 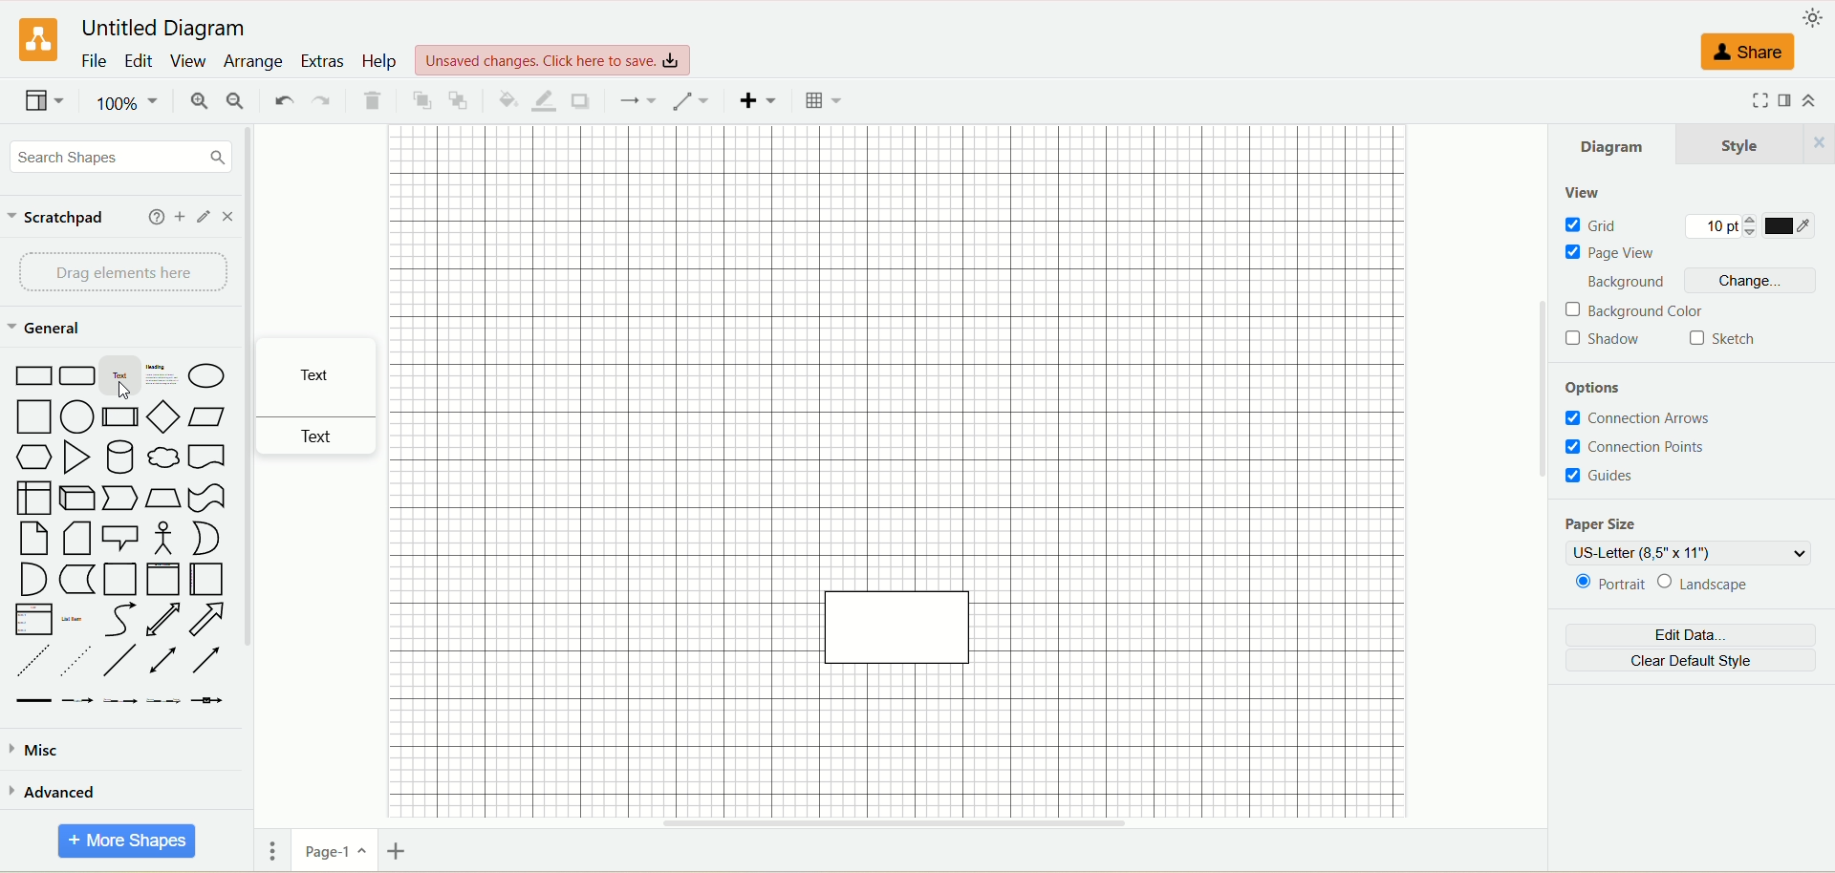 What do you see at coordinates (29, 661) in the screenshot?
I see `dashed line` at bounding box center [29, 661].